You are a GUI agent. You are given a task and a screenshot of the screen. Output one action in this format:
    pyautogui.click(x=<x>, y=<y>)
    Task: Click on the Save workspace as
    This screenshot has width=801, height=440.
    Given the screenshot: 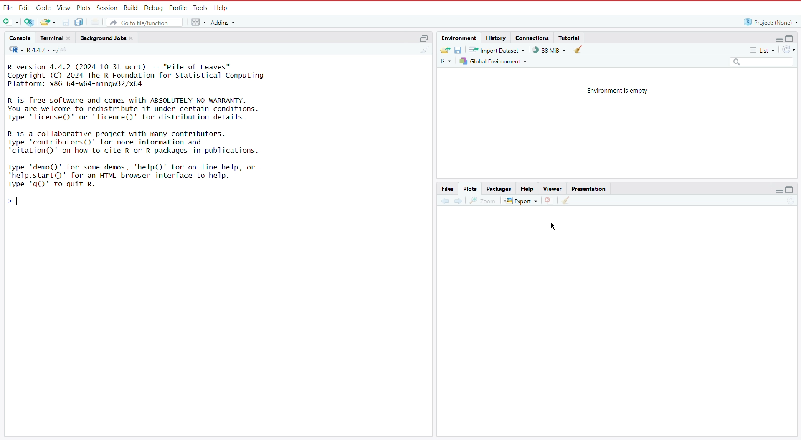 What is the action you would take?
    pyautogui.click(x=460, y=50)
    